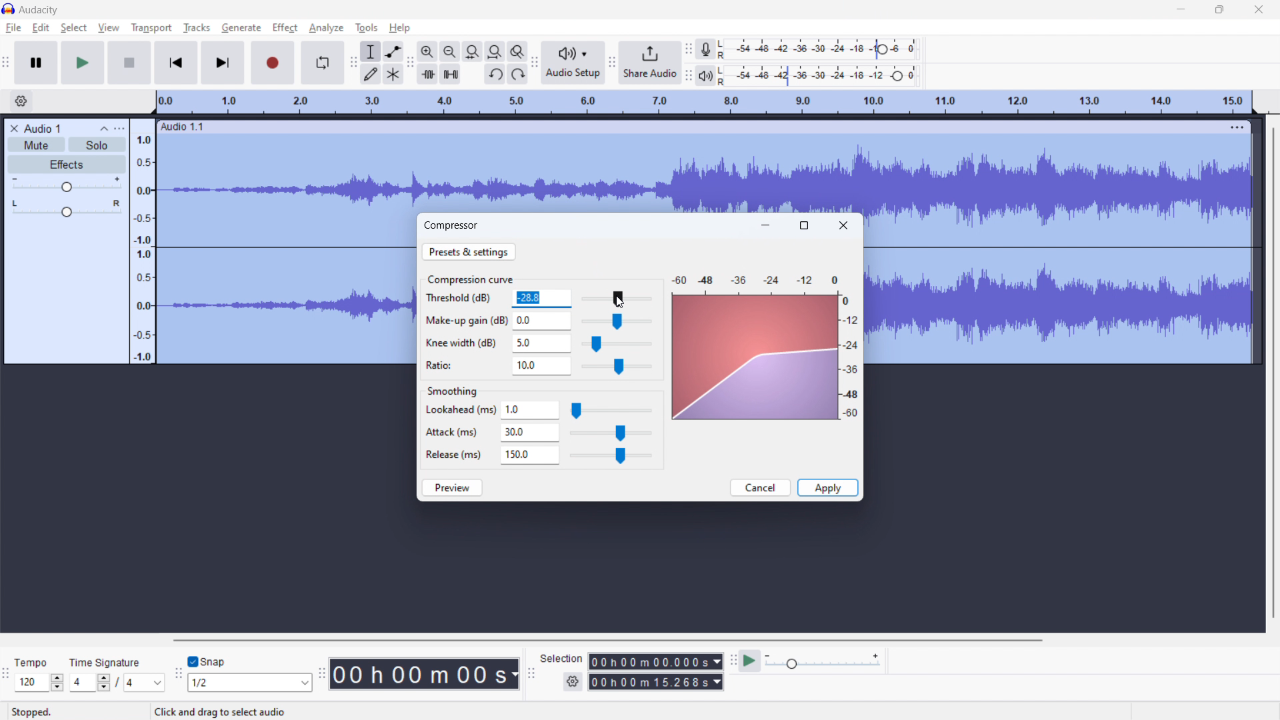 The height and width of the screenshot is (720, 1280). Describe the element at coordinates (410, 62) in the screenshot. I see `edit toolbar` at that location.